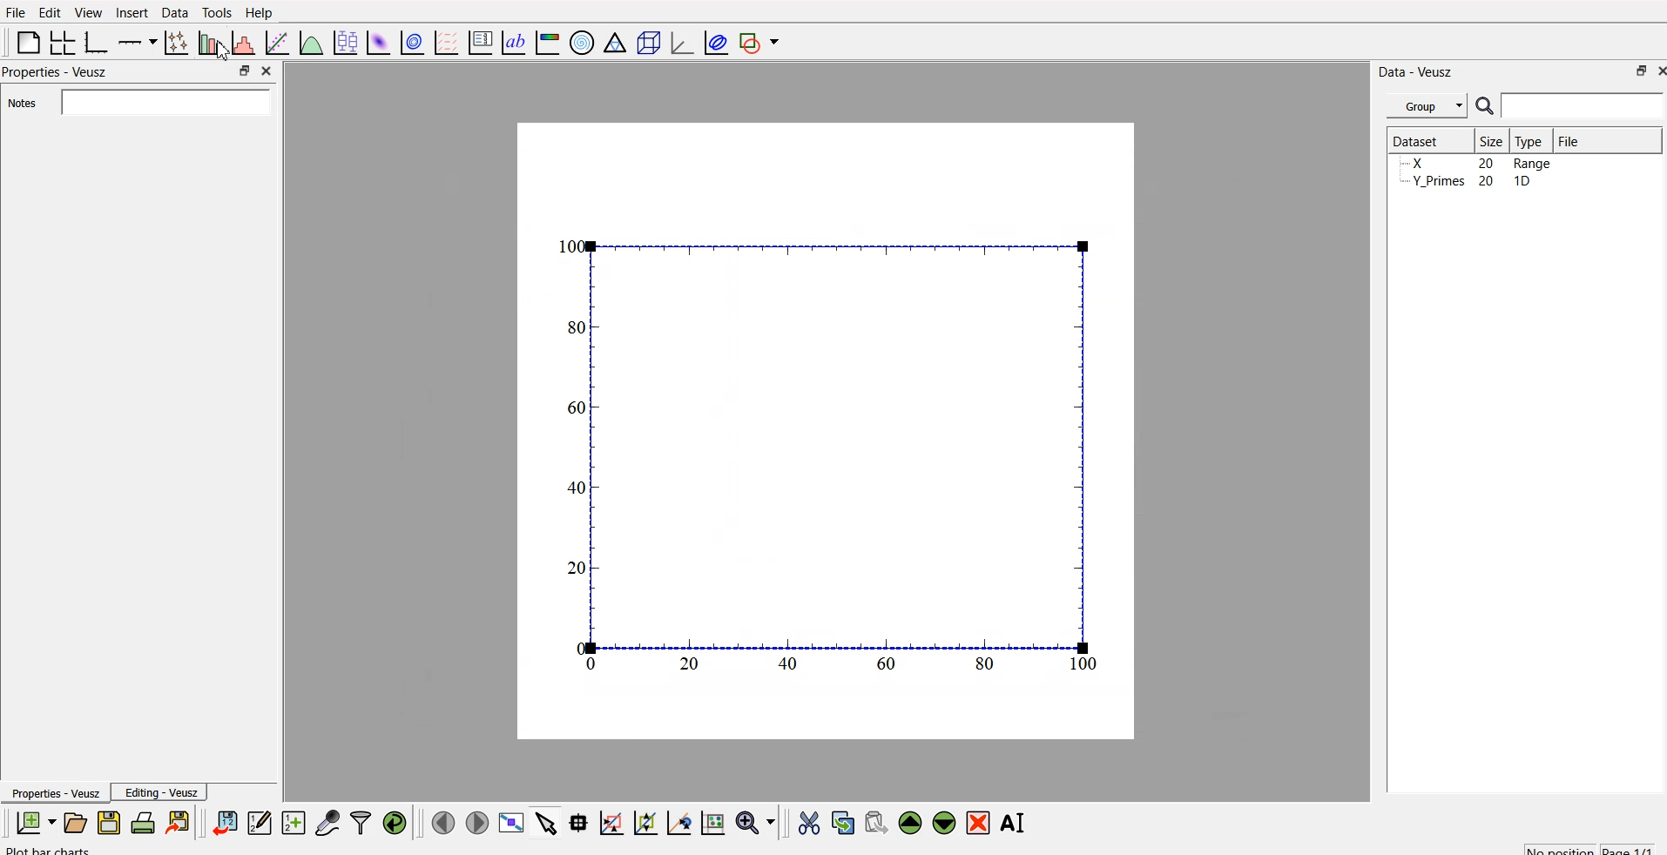 The width and height of the screenshot is (1667, 855). Describe the element at coordinates (1418, 69) in the screenshot. I see `Data - Veusz` at that location.